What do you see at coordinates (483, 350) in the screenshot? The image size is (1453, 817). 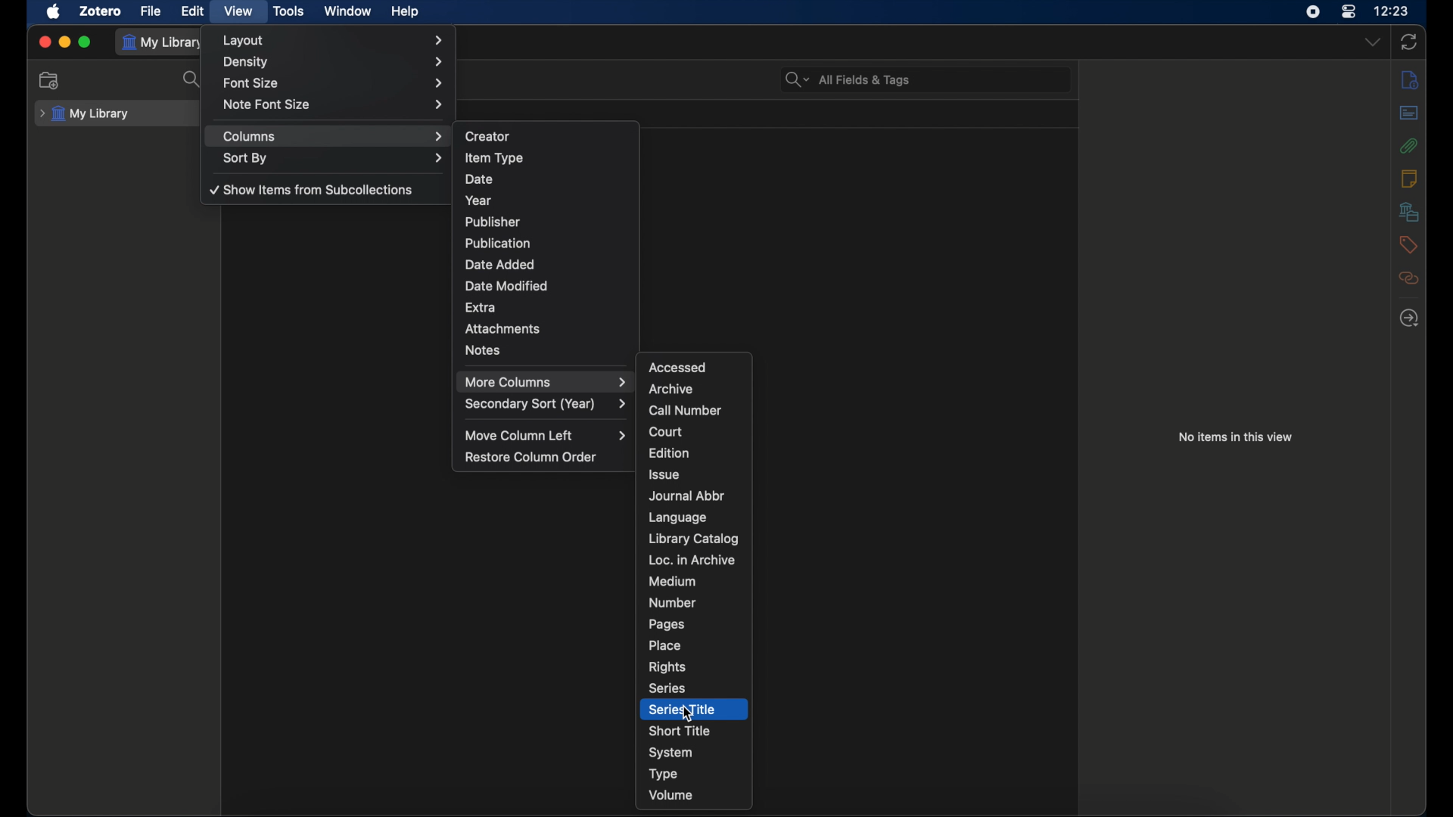 I see `notes` at bounding box center [483, 350].